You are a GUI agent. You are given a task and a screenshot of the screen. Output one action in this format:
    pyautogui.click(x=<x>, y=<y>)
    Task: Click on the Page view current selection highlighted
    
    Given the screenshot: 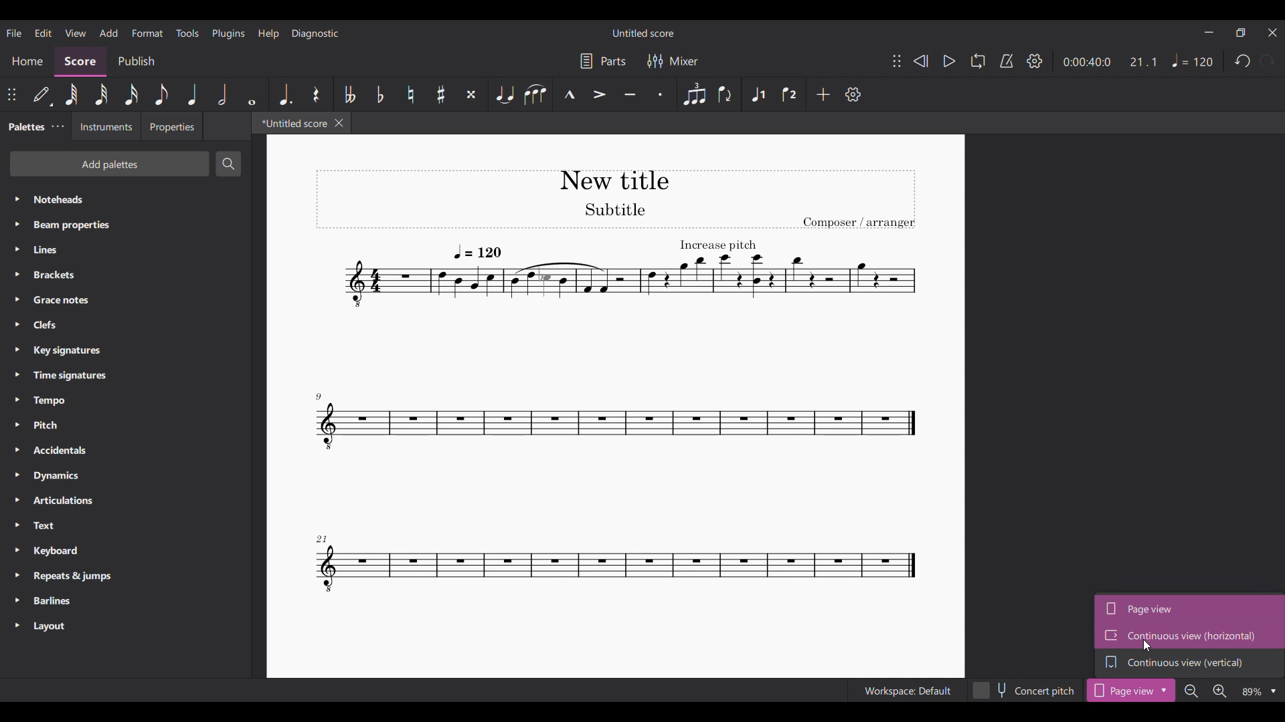 What is the action you would take?
    pyautogui.click(x=1131, y=691)
    